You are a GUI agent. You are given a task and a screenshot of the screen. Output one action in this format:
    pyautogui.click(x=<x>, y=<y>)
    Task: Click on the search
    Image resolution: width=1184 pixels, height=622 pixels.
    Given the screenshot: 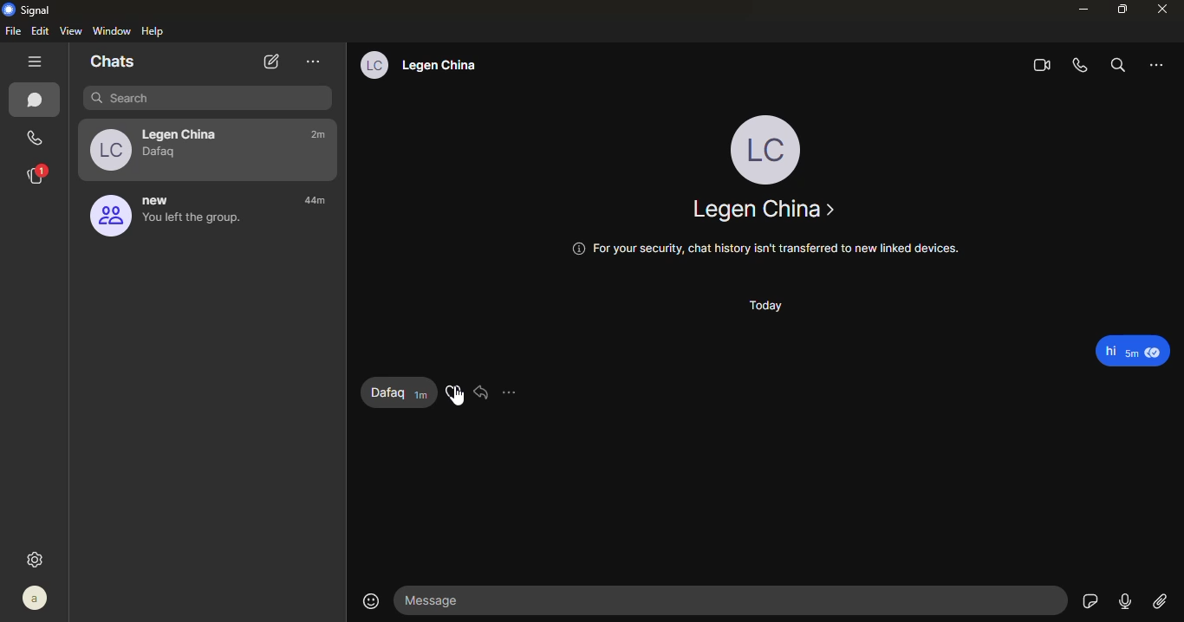 What is the action you would take?
    pyautogui.click(x=1116, y=65)
    